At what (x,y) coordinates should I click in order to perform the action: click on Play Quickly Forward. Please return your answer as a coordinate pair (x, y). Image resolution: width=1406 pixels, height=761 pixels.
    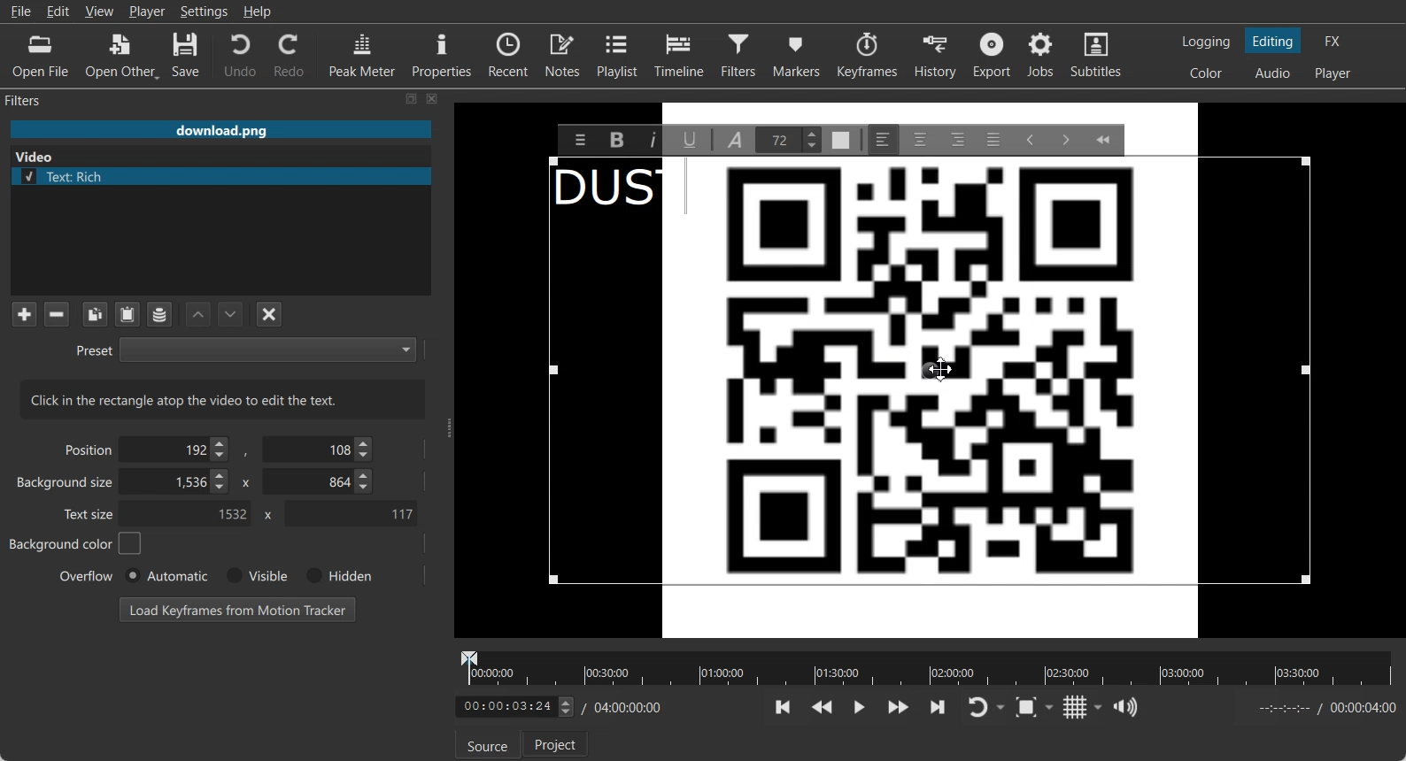
    Looking at the image, I should click on (899, 707).